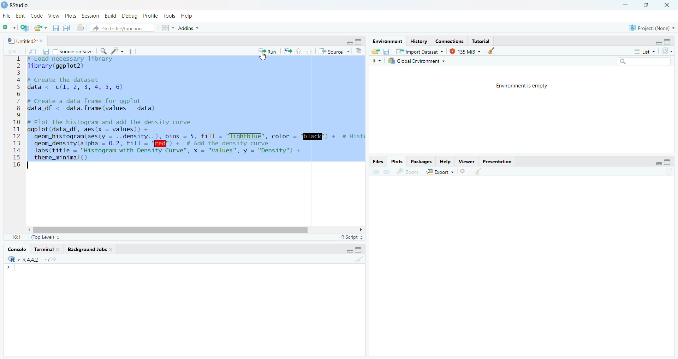 Image resolution: width=678 pixels, height=359 pixels. Describe the element at coordinates (93, 105) in the screenshot. I see `# Create a data frame for ggplot
data_df <- data.frame(values = data)` at that location.